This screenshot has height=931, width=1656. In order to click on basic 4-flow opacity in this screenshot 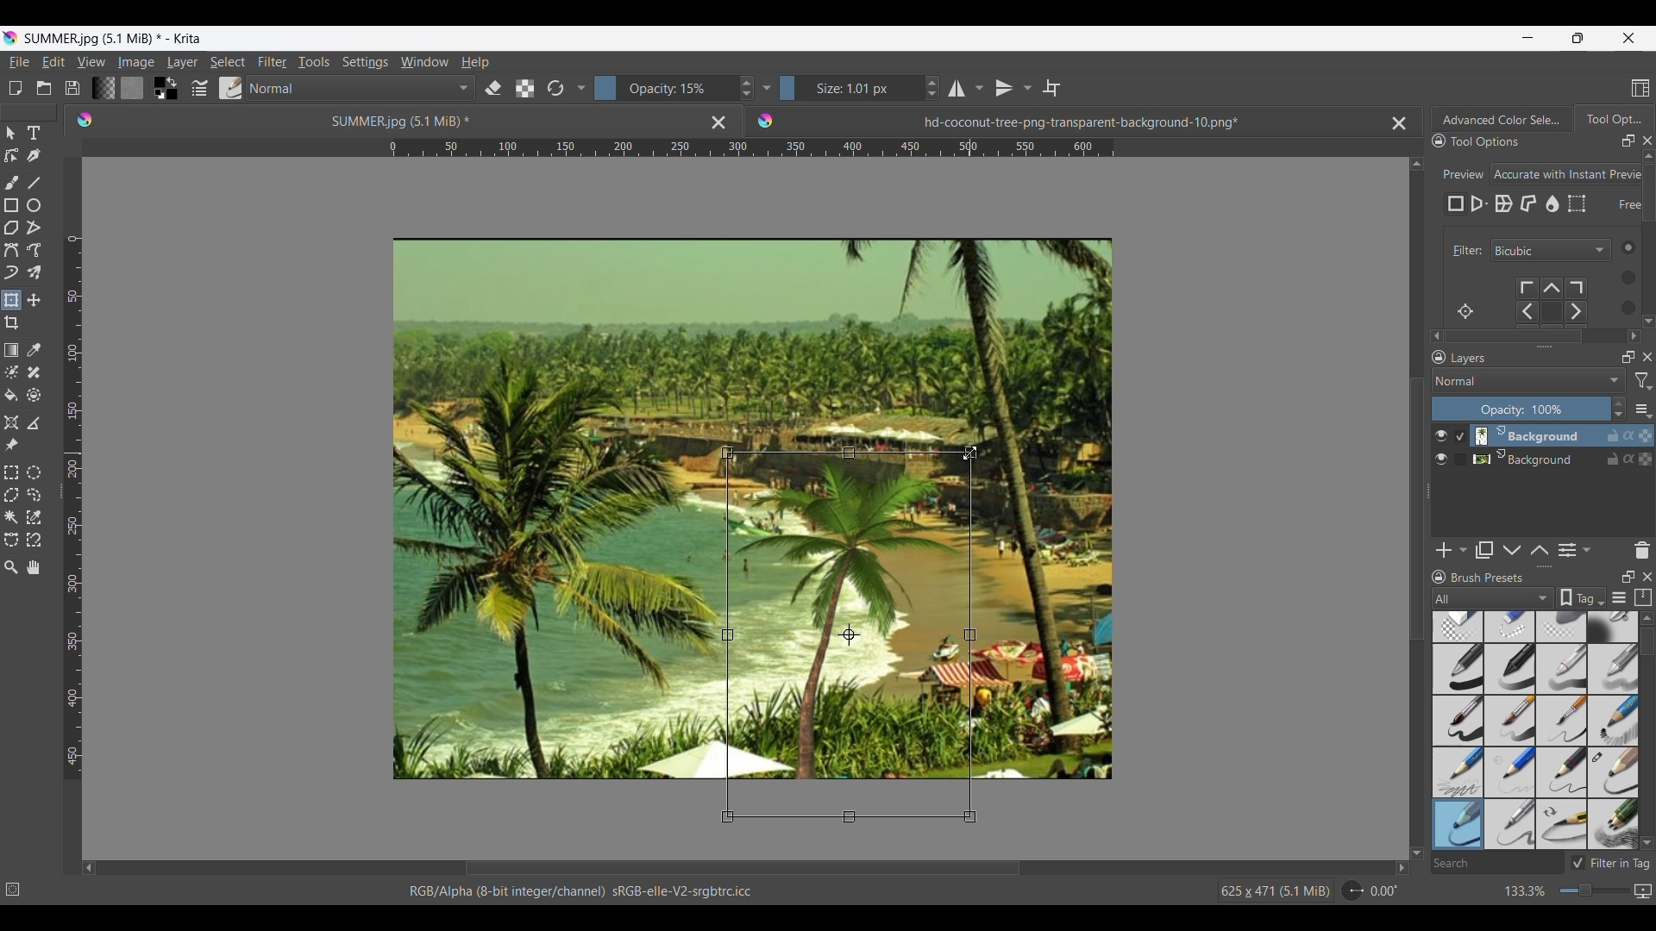, I will do `click(1612, 669)`.